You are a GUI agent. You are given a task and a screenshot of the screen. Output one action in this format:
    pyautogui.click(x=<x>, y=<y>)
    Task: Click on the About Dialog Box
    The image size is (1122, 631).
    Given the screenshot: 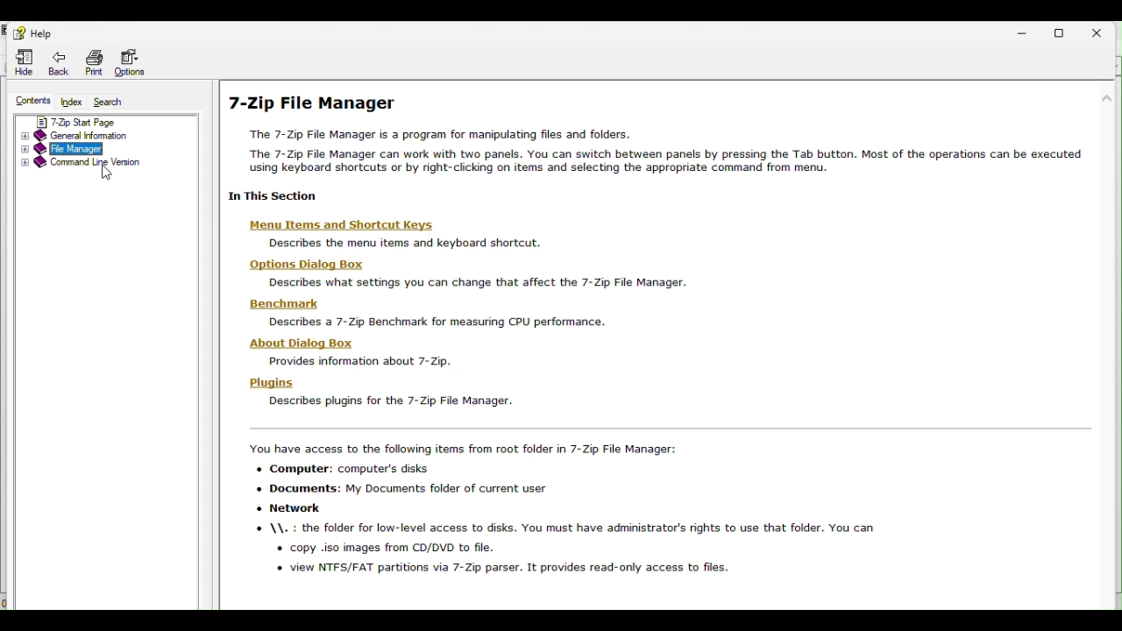 What is the action you would take?
    pyautogui.click(x=302, y=344)
    